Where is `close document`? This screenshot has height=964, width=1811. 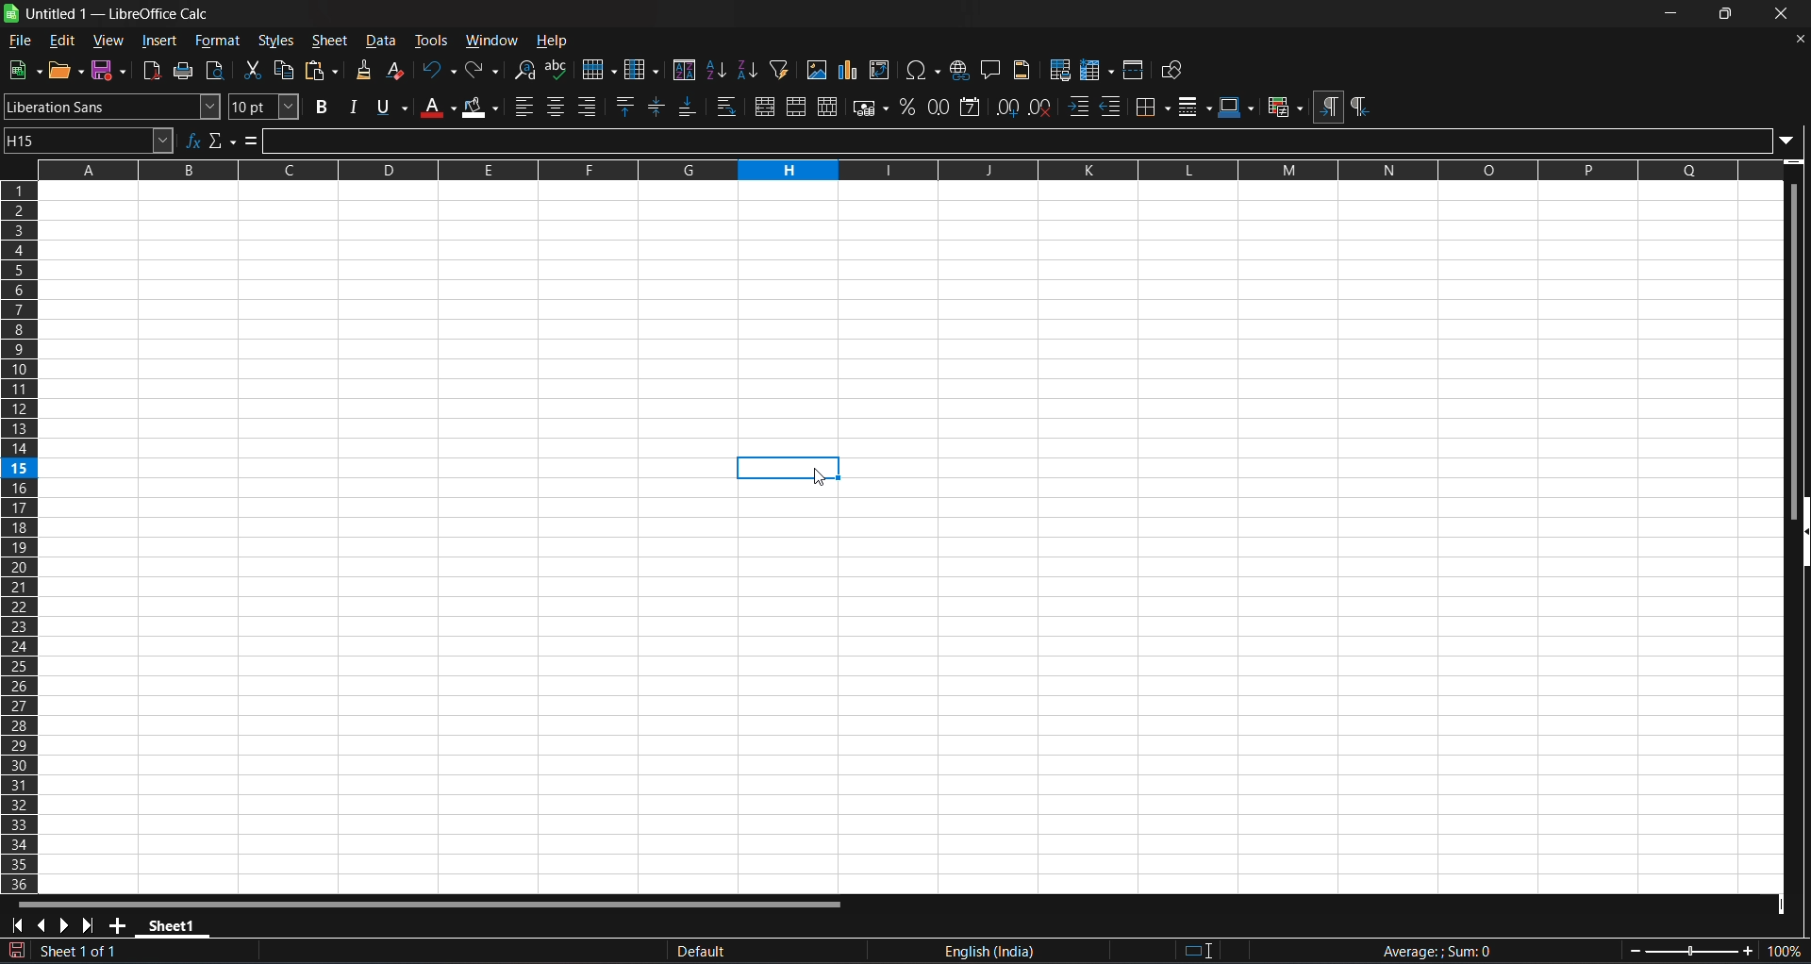 close document is located at coordinates (1800, 40).